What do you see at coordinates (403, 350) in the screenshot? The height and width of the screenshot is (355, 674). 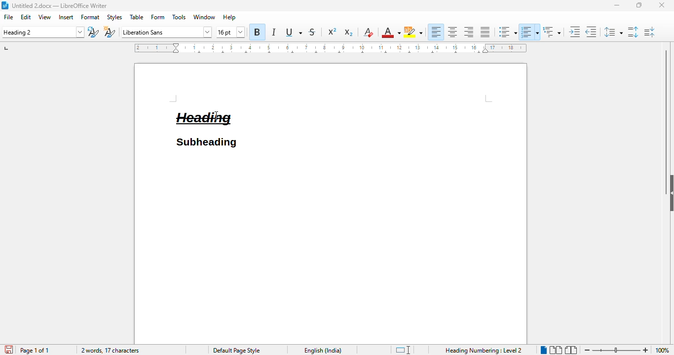 I see `standard selection` at bounding box center [403, 350].